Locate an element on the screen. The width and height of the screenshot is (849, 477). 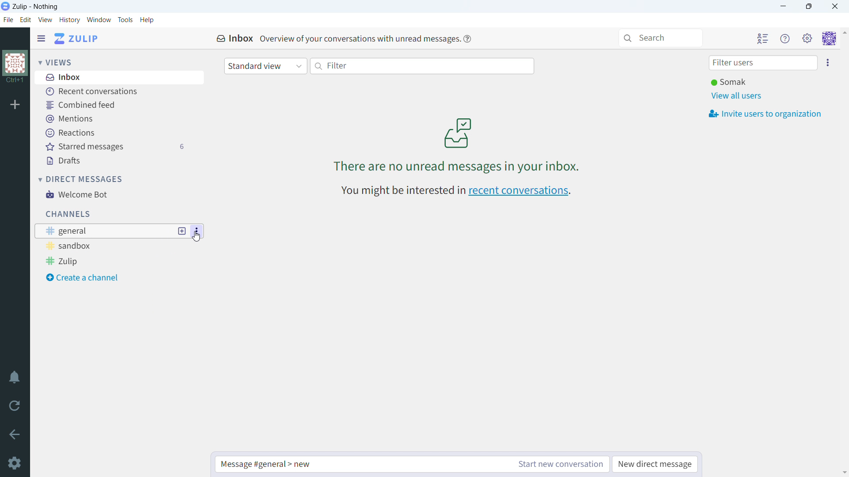
scroll down is located at coordinates (844, 473).